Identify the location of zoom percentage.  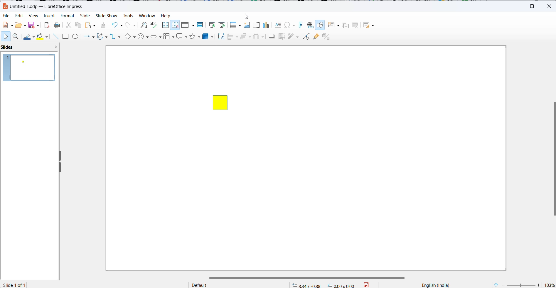
(549, 285).